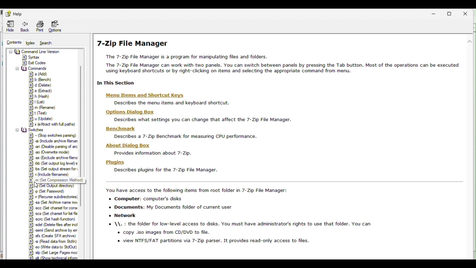 This screenshot has width=476, height=268. Describe the element at coordinates (41, 91) in the screenshot. I see `extract` at that location.